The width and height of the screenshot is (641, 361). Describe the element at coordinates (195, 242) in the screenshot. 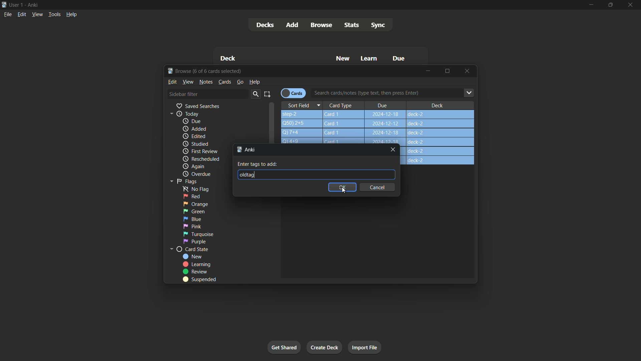

I see `Purple` at that location.